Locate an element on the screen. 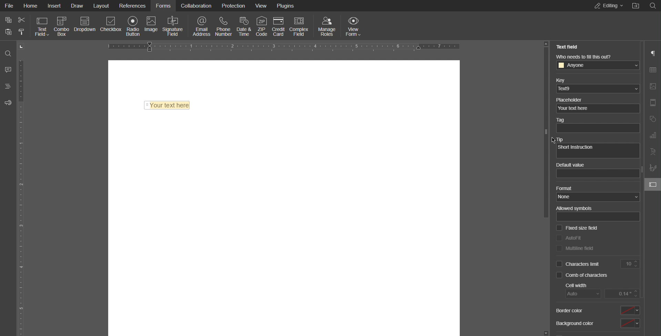 The image size is (661, 336). checkbox is located at coordinates (559, 264).